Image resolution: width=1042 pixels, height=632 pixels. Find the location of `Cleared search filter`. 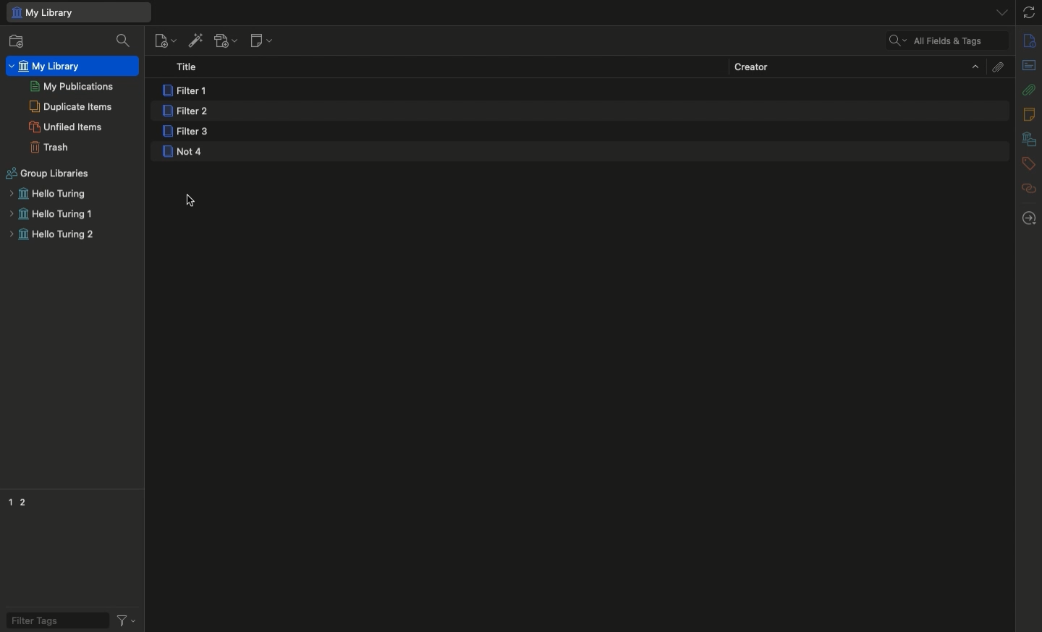

Cleared search filter is located at coordinates (946, 41).